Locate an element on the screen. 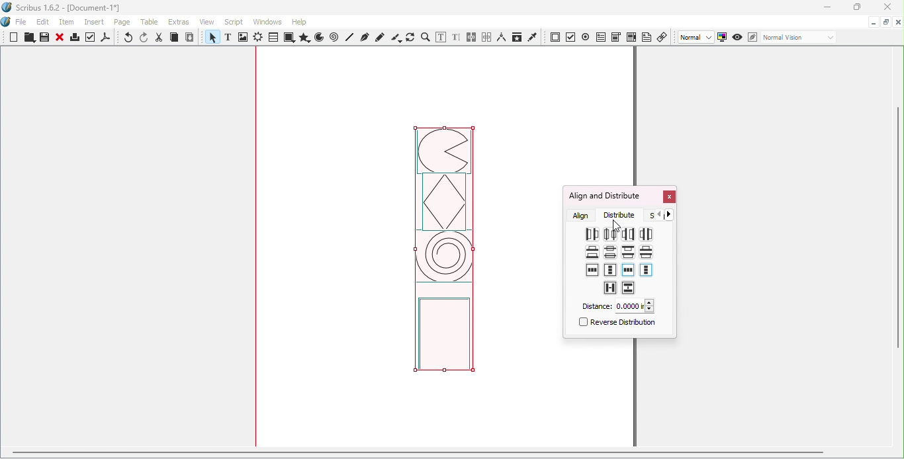 Image resolution: width=904 pixels, height=459 pixels. Bezier curve tool is located at coordinates (364, 37).